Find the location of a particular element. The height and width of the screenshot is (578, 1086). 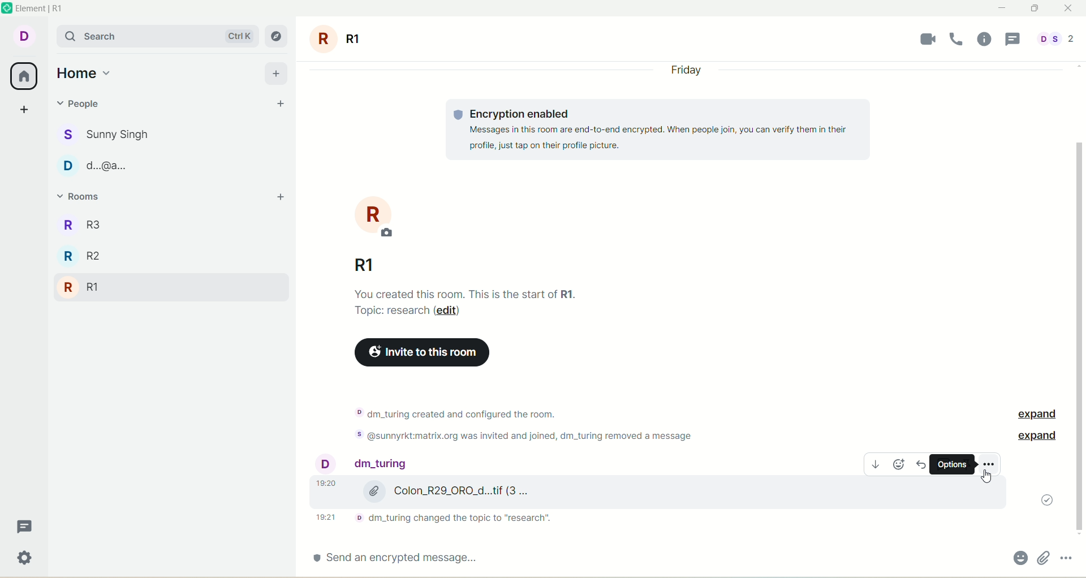

add is located at coordinates (276, 72).